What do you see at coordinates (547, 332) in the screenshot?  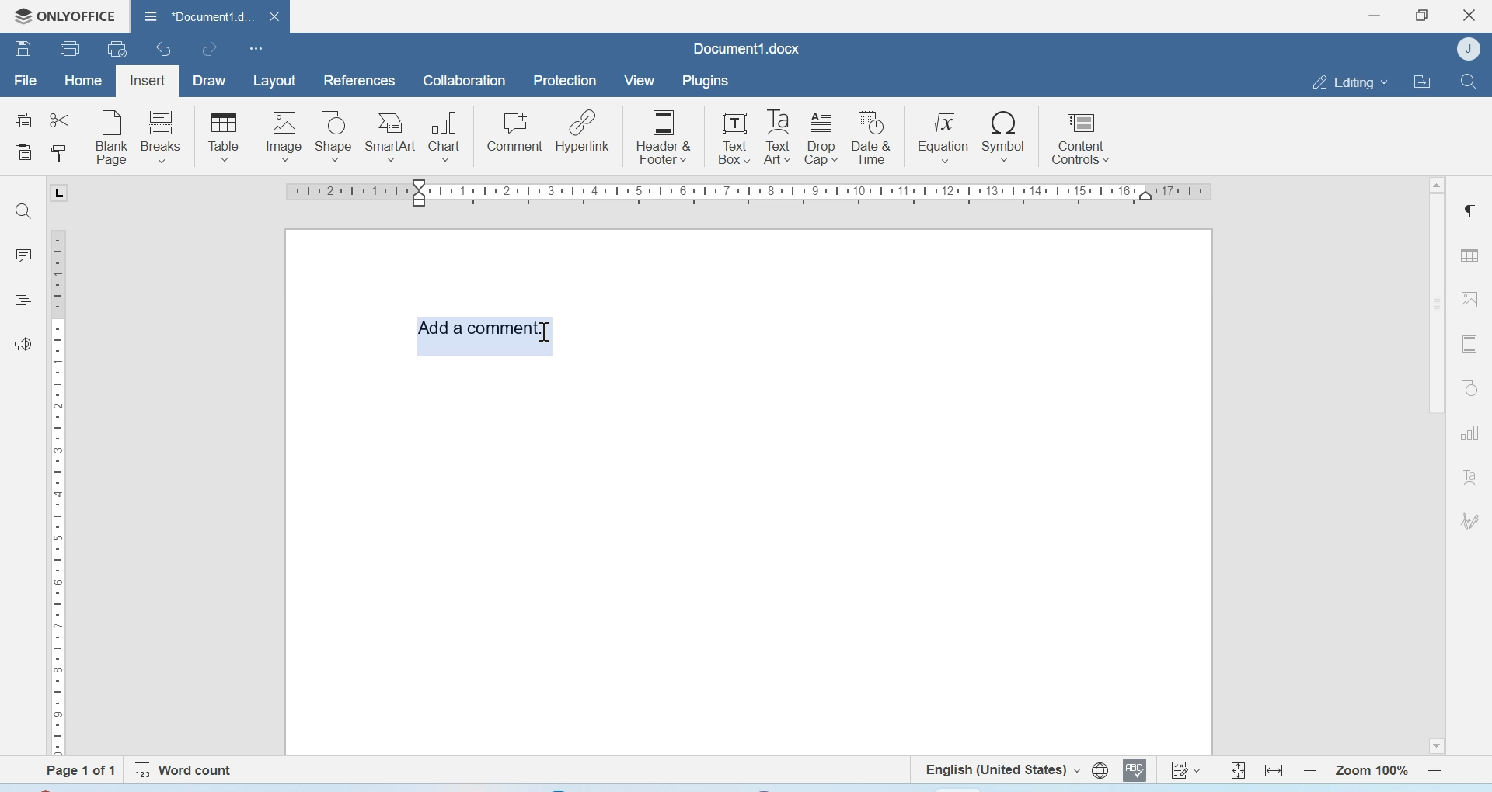 I see `Cursor` at bounding box center [547, 332].